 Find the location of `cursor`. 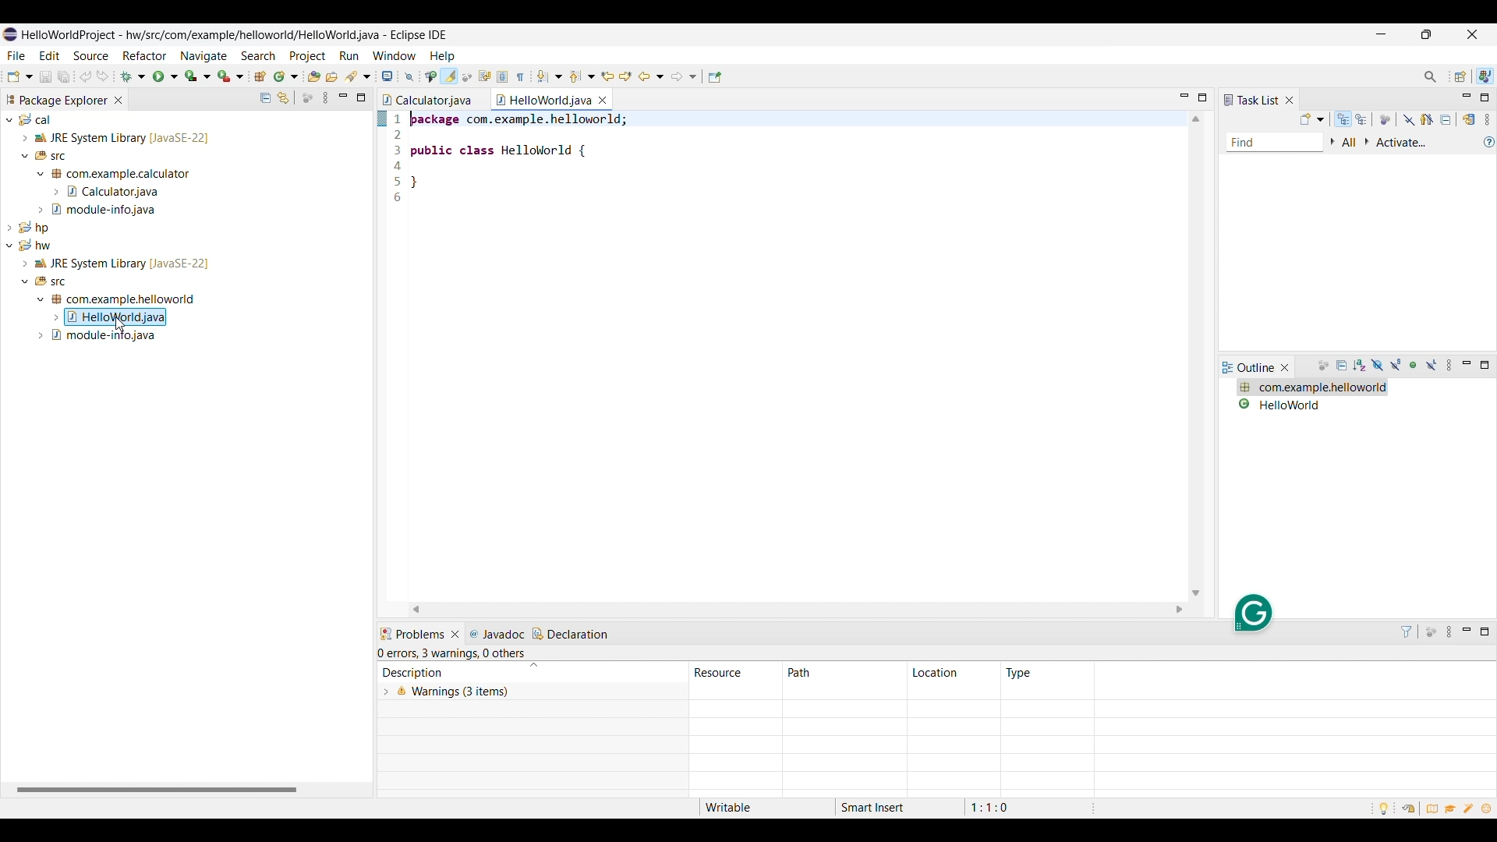

cursor is located at coordinates (124, 325).